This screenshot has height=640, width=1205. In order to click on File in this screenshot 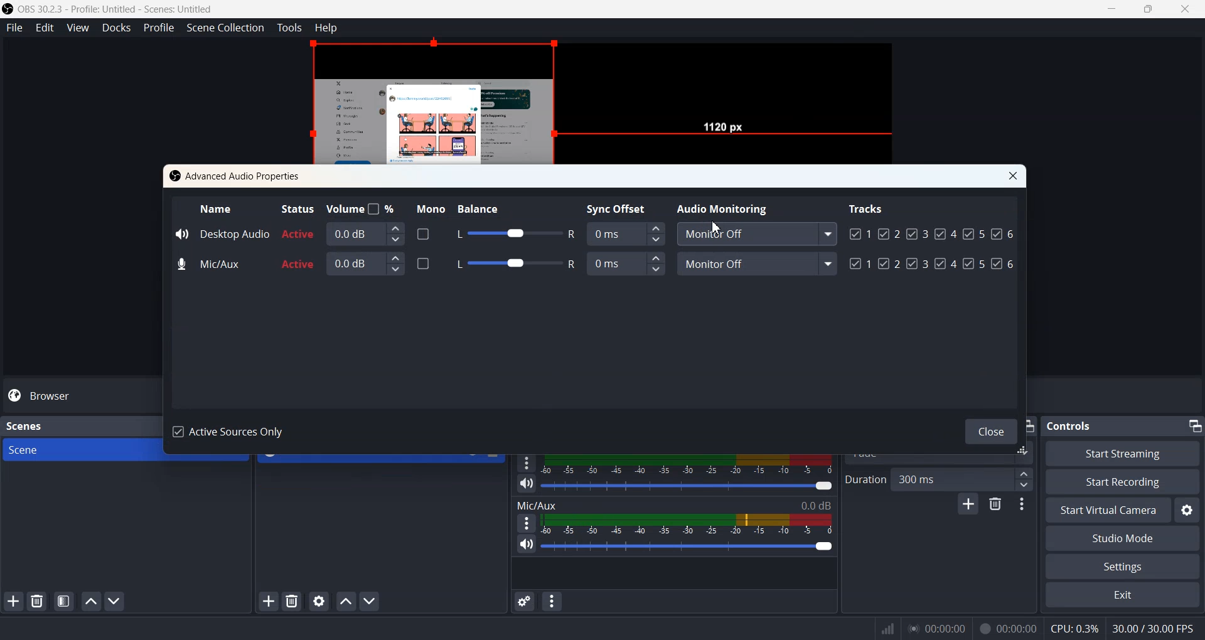, I will do `click(14, 28)`.